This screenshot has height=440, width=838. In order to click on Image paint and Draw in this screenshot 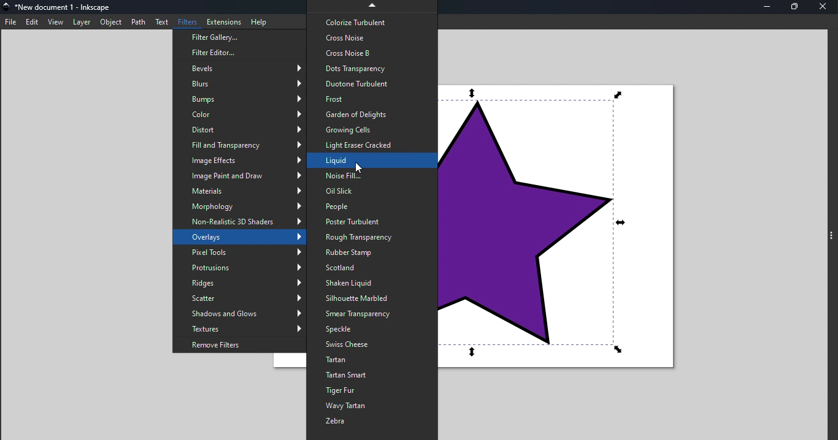, I will do `click(242, 176)`.